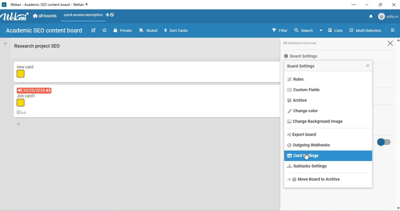  What do you see at coordinates (397, 39) in the screenshot?
I see `scroll up` at bounding box center [397, 39].